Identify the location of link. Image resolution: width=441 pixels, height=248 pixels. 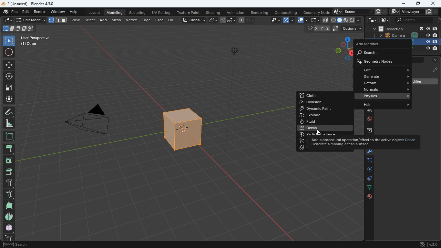
(213, 20).